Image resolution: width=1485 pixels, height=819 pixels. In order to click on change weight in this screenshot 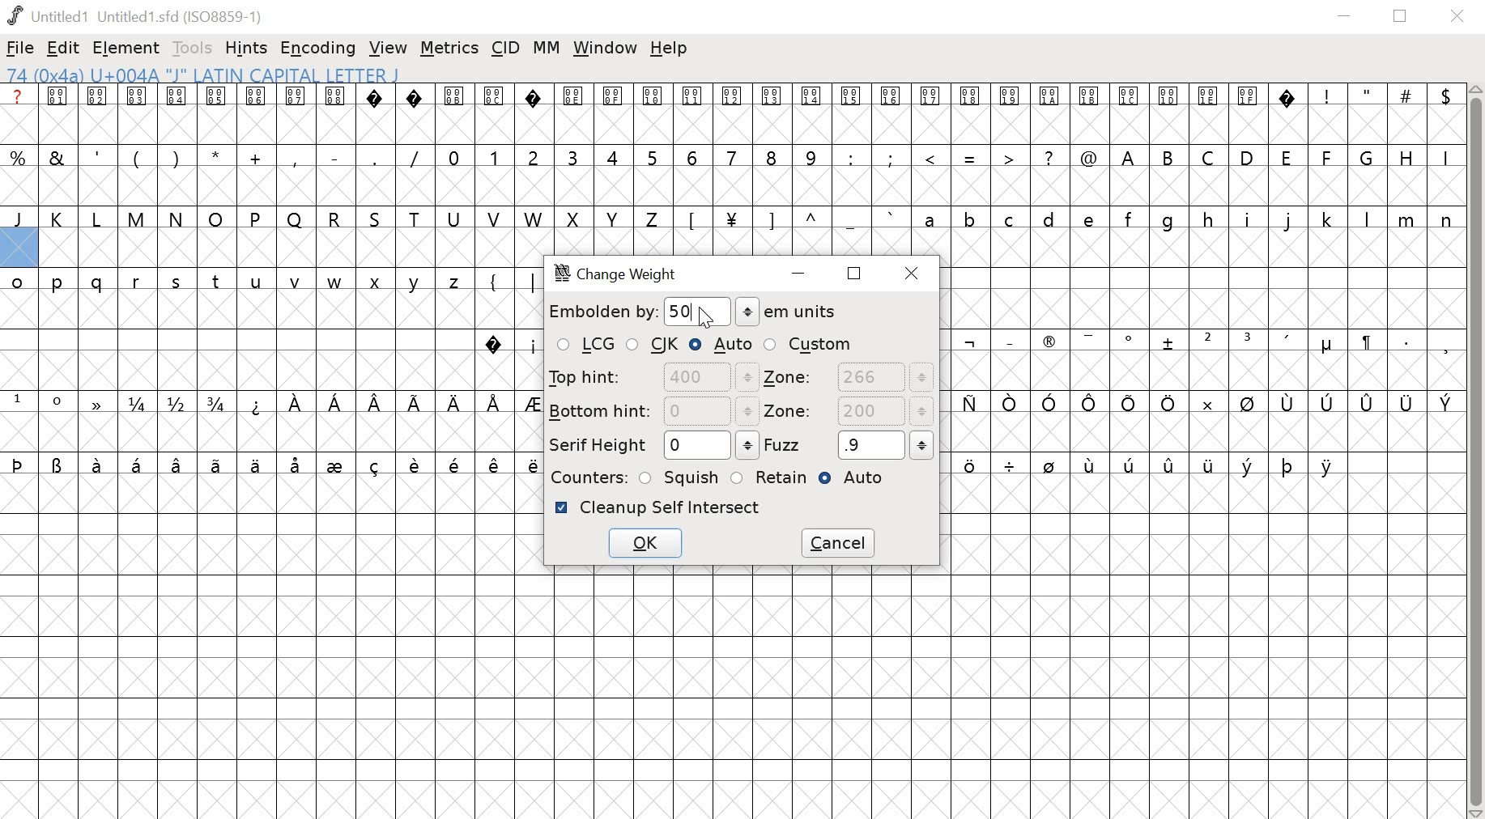, I will do `click(625, 275)`.